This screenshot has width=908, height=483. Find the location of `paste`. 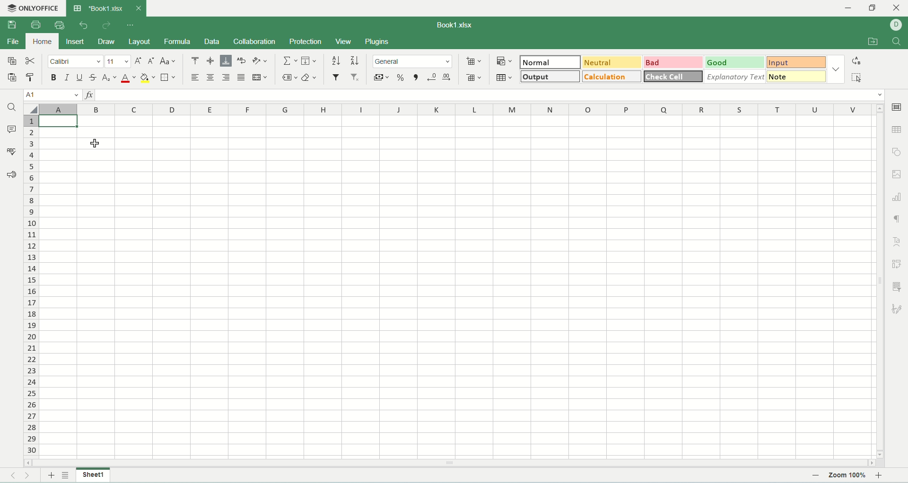

paste is located at coordinates (13, 78).